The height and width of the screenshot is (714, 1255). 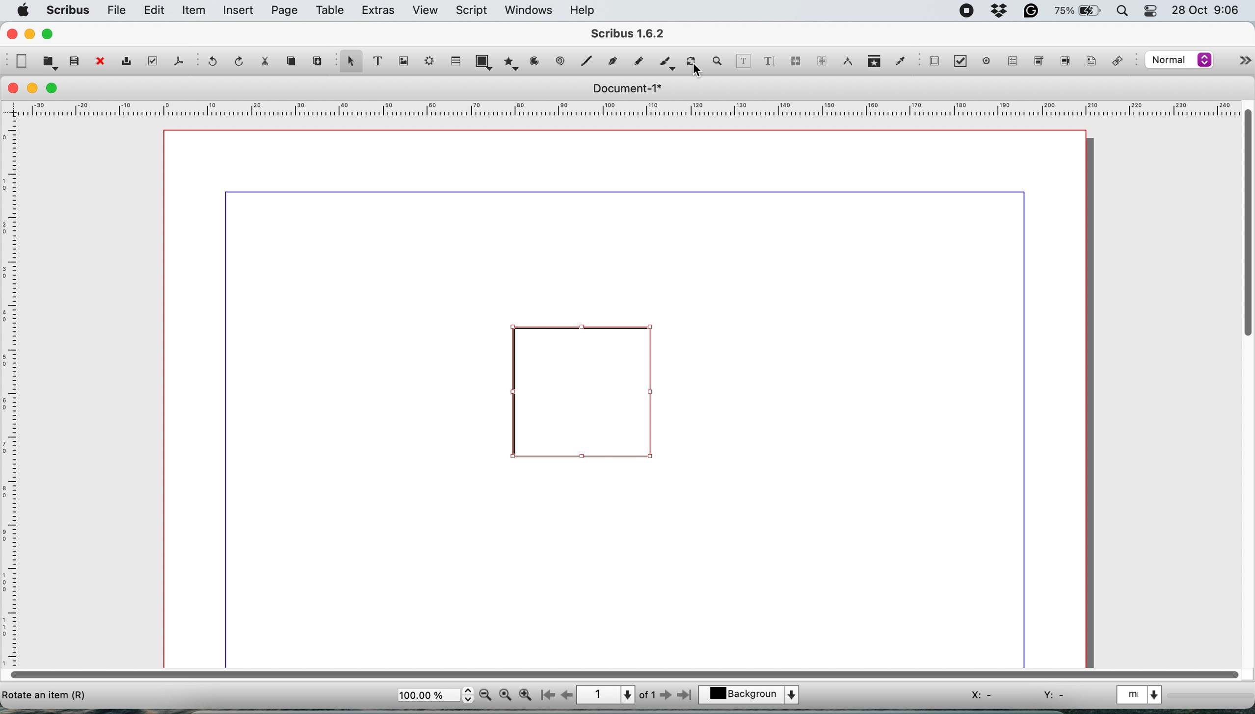 I want to click on arc, so click(x=534, y=65).